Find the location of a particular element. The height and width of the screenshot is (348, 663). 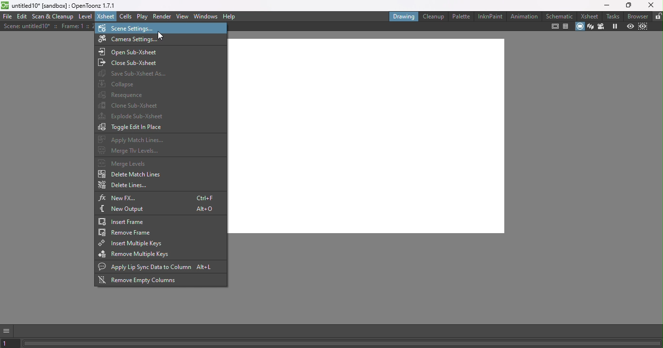

Remove multiple keys is located at coordinates (135, 254).